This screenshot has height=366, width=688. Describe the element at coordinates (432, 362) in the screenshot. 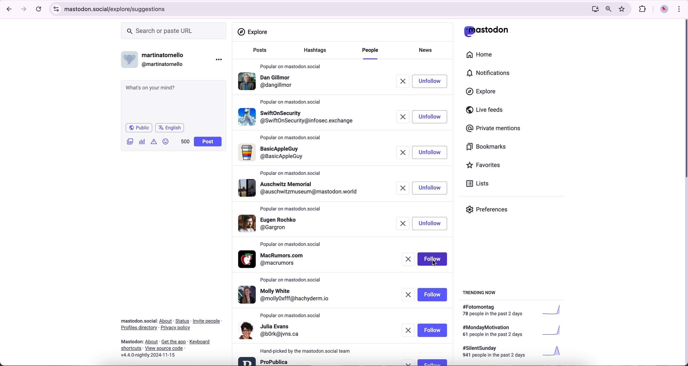

I see `follow button` at that location.